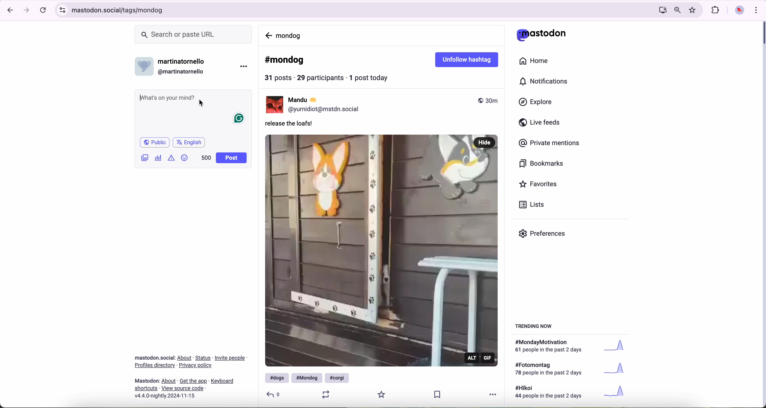 This screenshot has height=408, width=766. I want to click on gif, so click(382, 249).